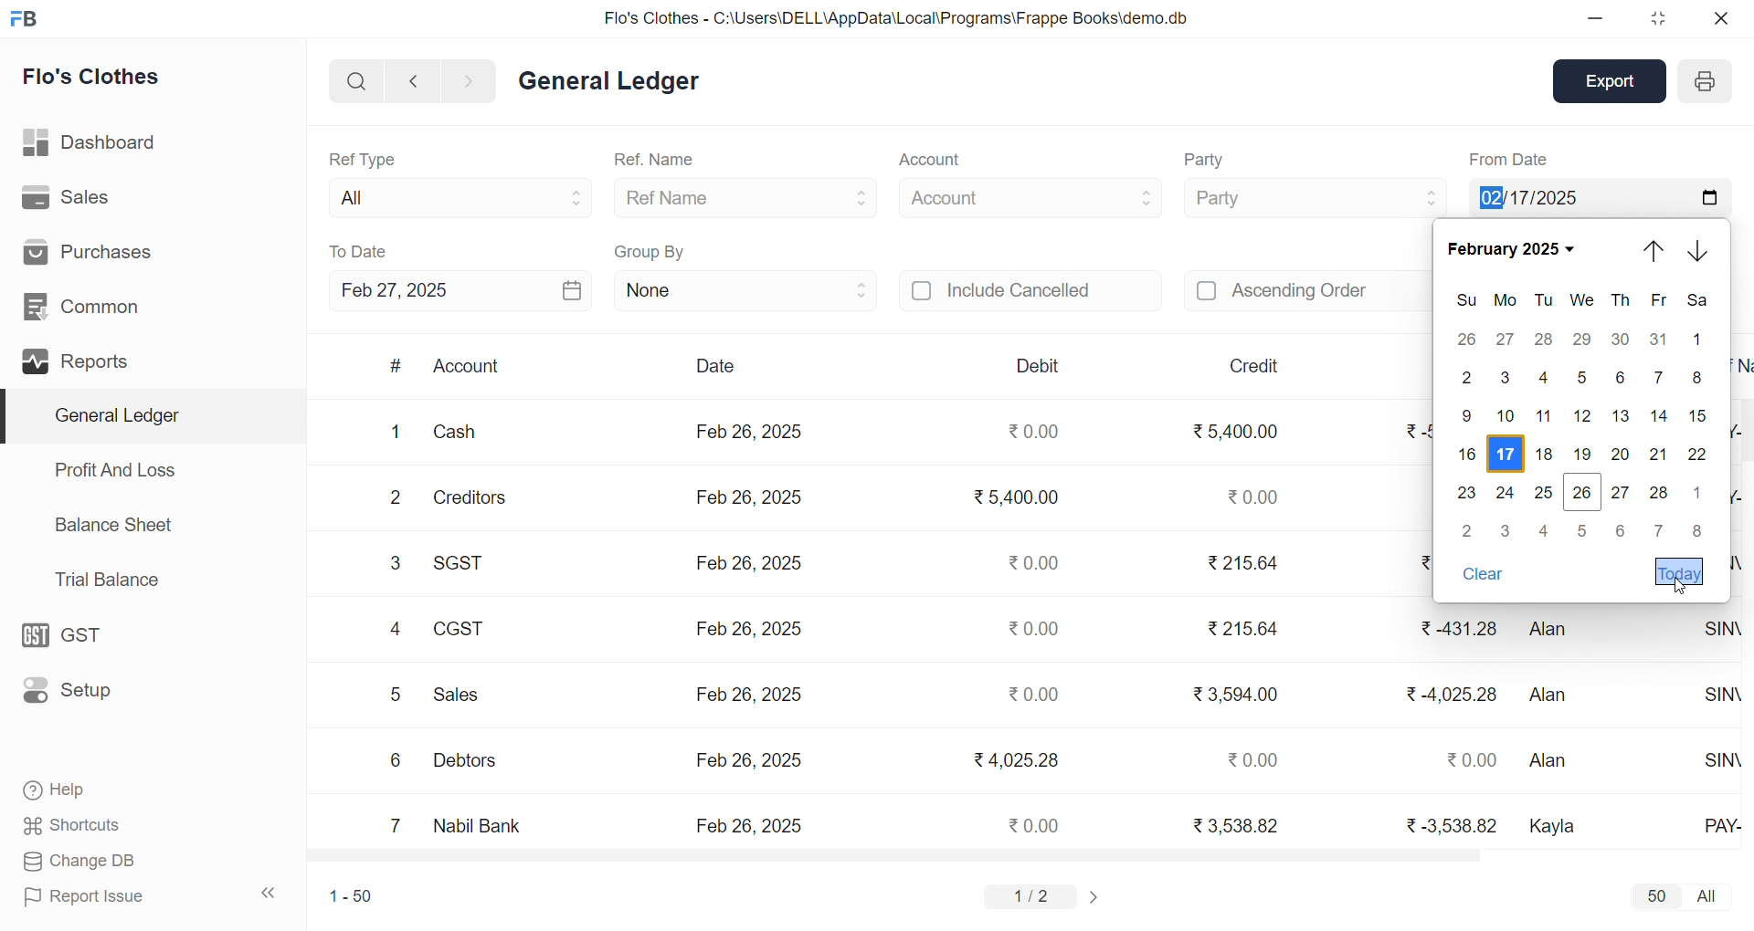 The height and width of the screenshot is (931, 1754). I want to click on 27, so click(1621, 492).